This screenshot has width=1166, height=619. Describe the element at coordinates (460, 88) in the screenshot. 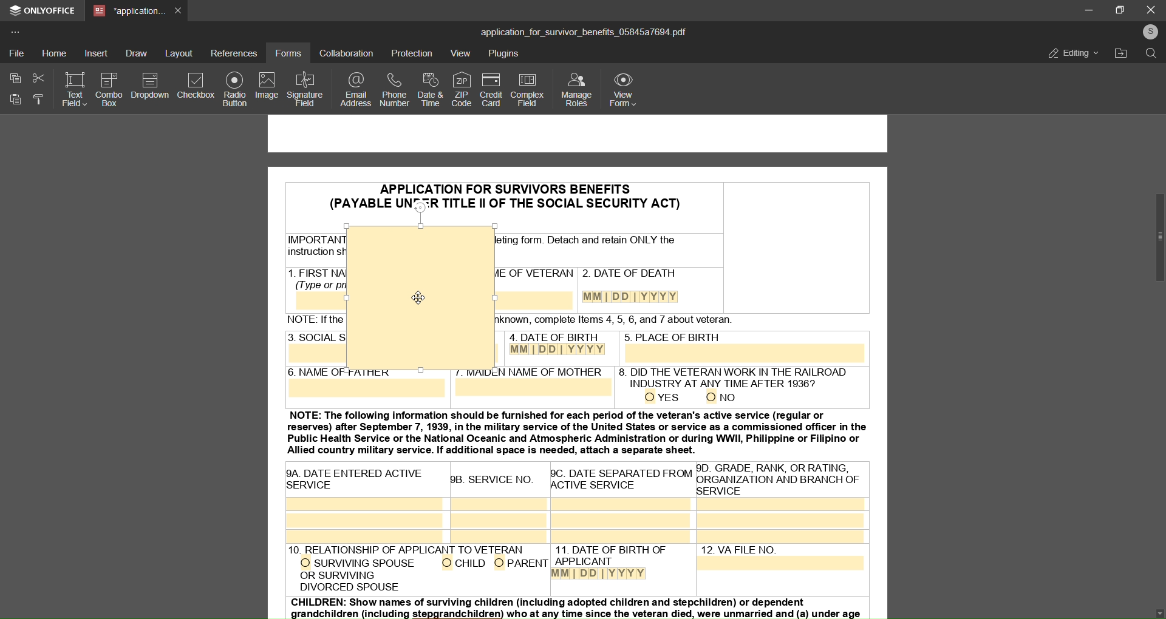

I see `zip code` at that location.